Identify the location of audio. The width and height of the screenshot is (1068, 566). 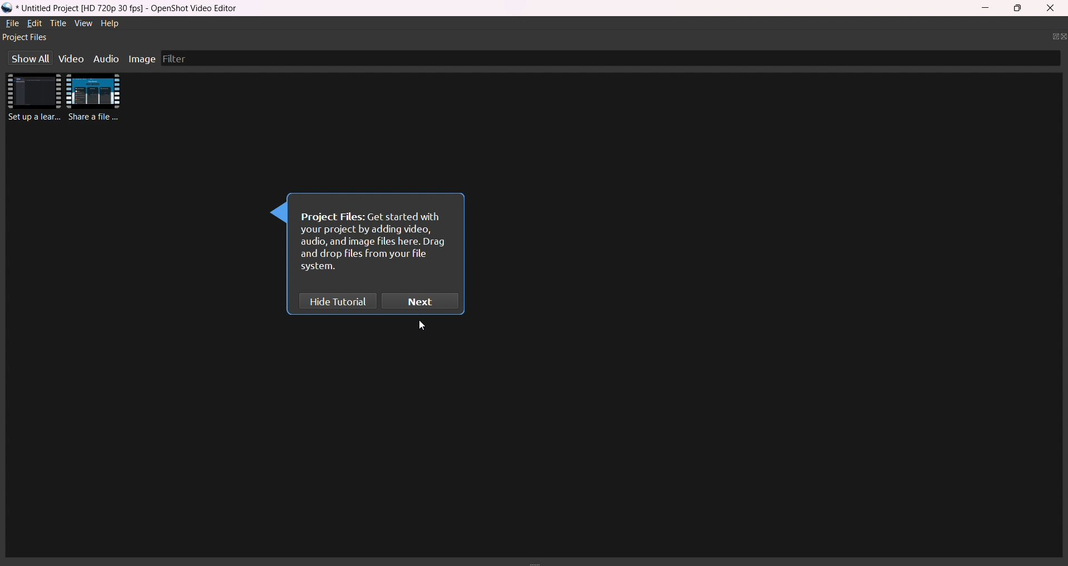
(106, 59).